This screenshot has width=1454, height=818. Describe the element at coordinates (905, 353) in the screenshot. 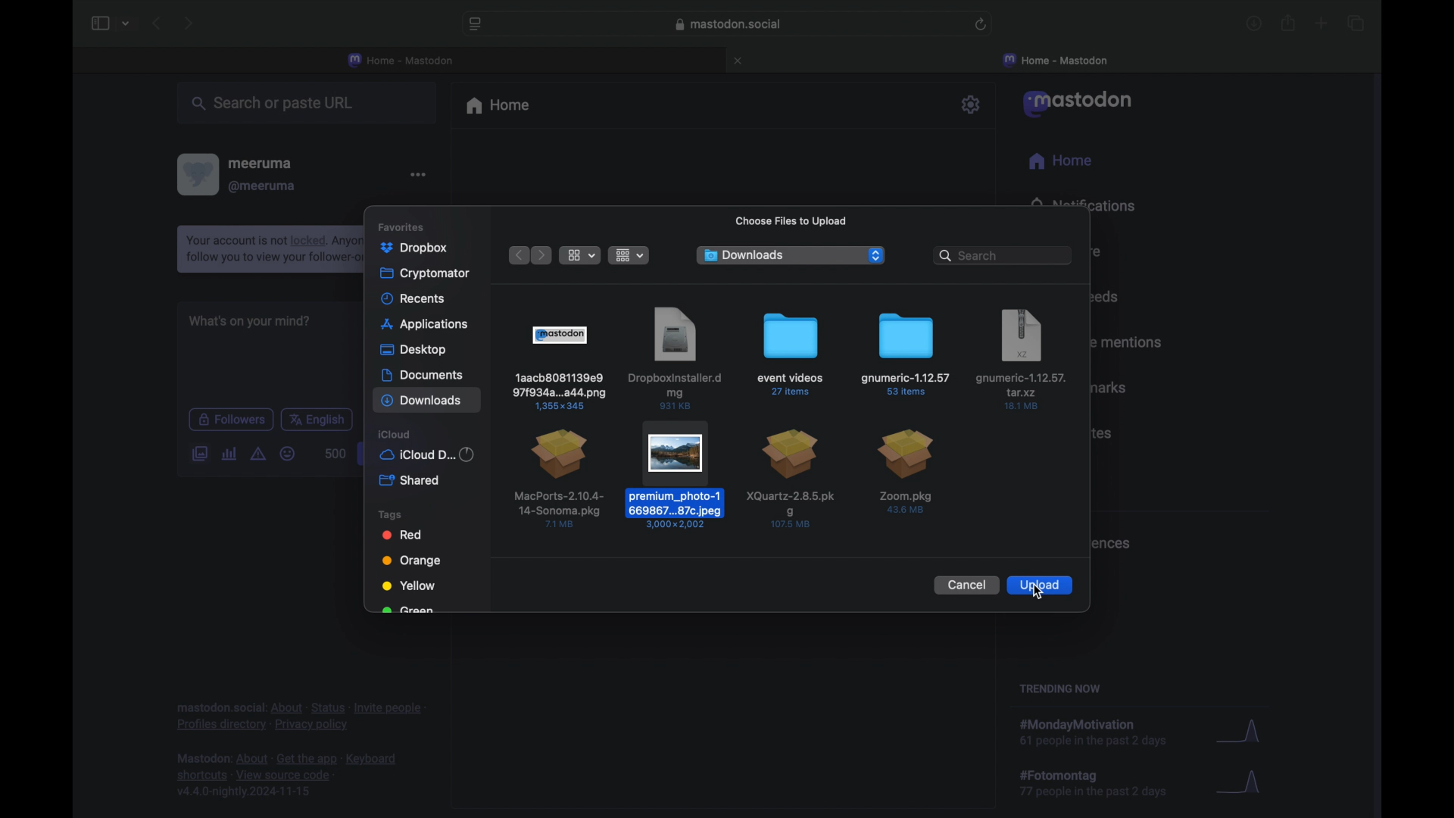

I see `folder` at that location.